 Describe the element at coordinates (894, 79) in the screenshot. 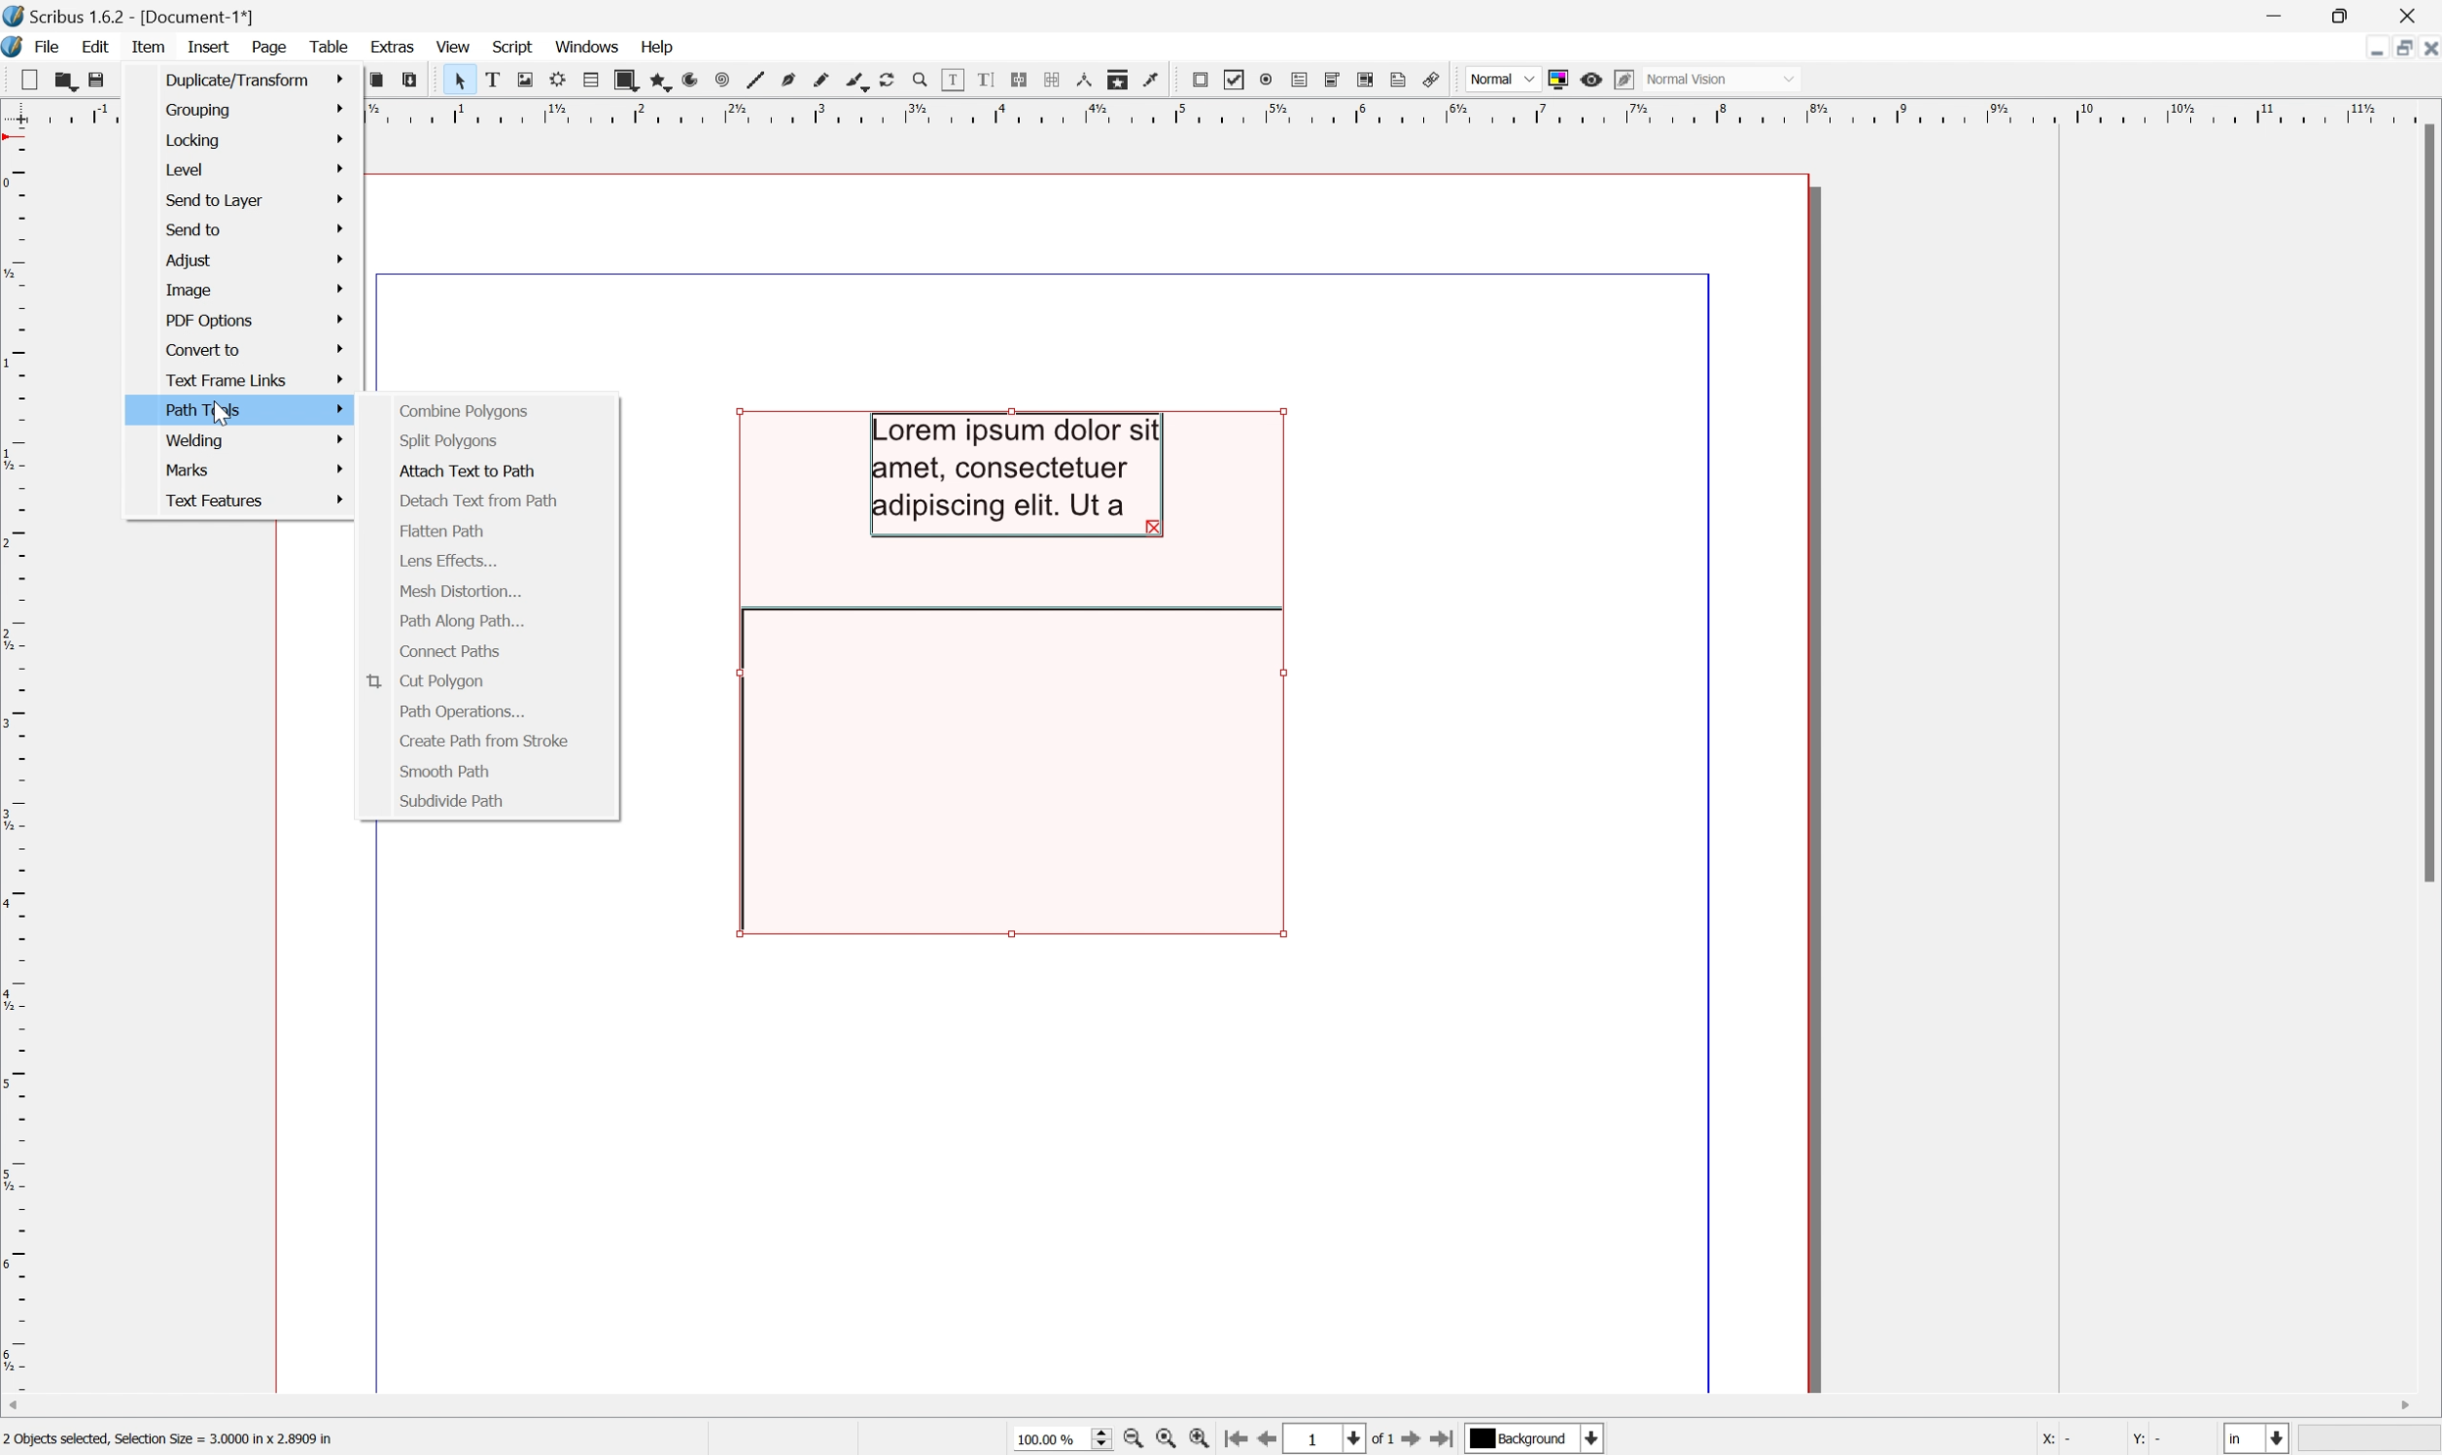

I see `Rotate item` at that location.